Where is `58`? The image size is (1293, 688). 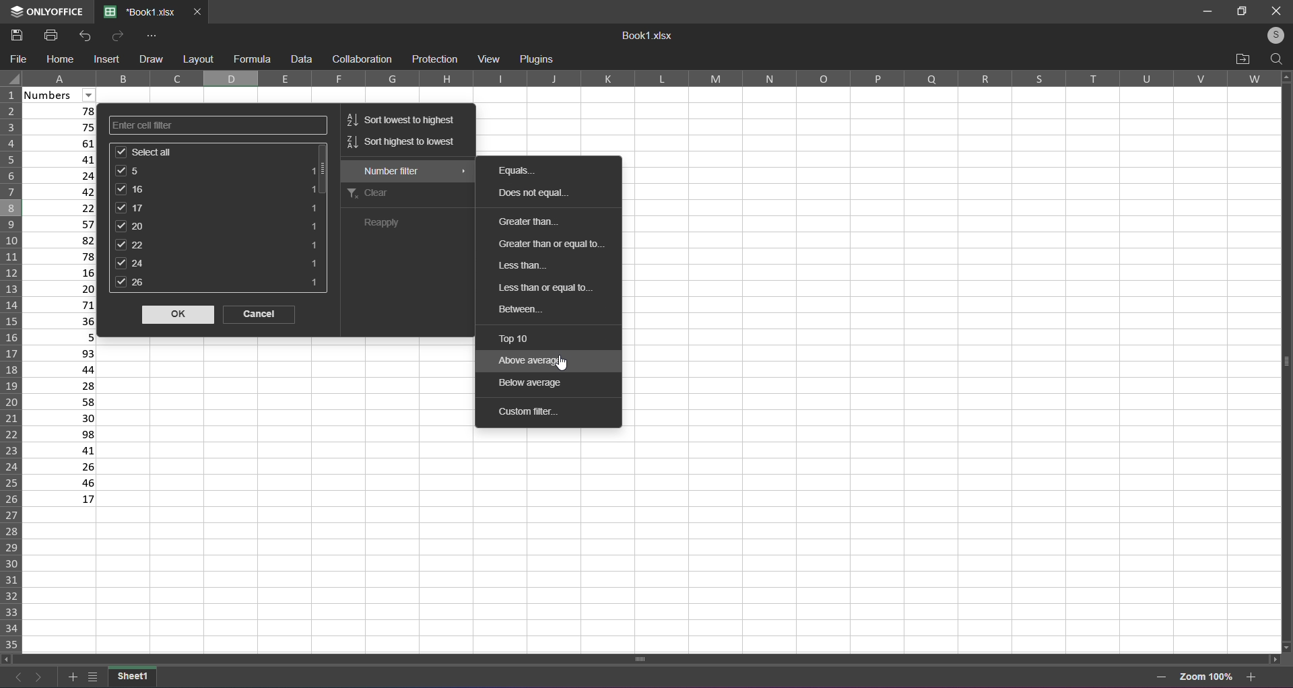 58 is located at coordinates (61, 402).